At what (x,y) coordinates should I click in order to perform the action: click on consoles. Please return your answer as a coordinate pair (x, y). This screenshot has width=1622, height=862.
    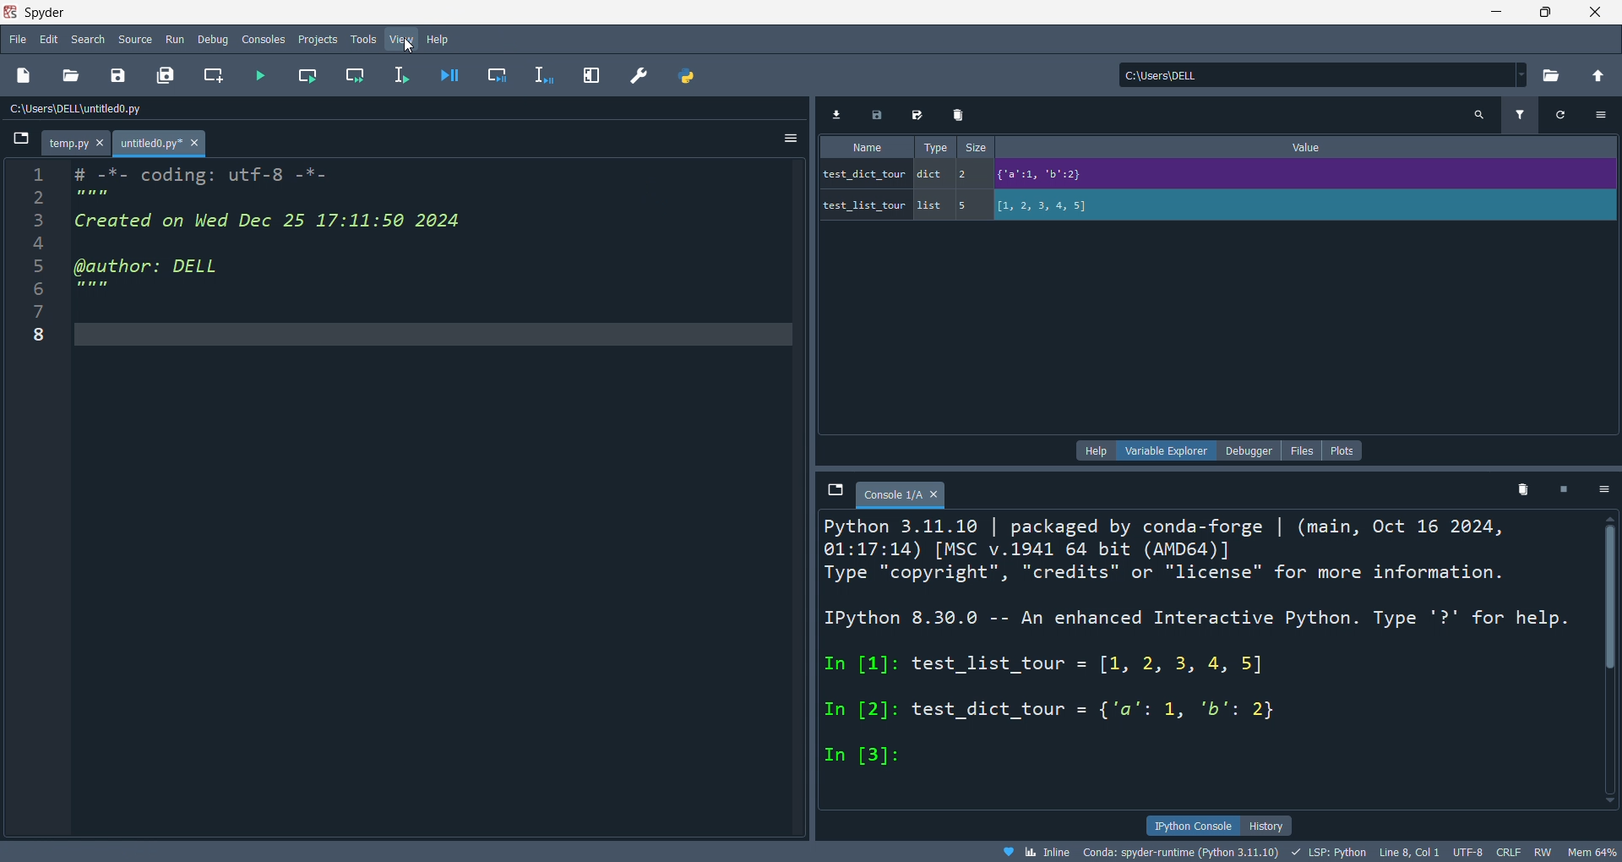
    Looking at the image, I should click on (266, 38).